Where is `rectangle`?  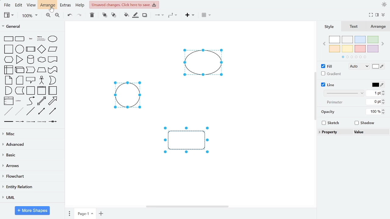 rectangle is located at coordinates (9, 39).